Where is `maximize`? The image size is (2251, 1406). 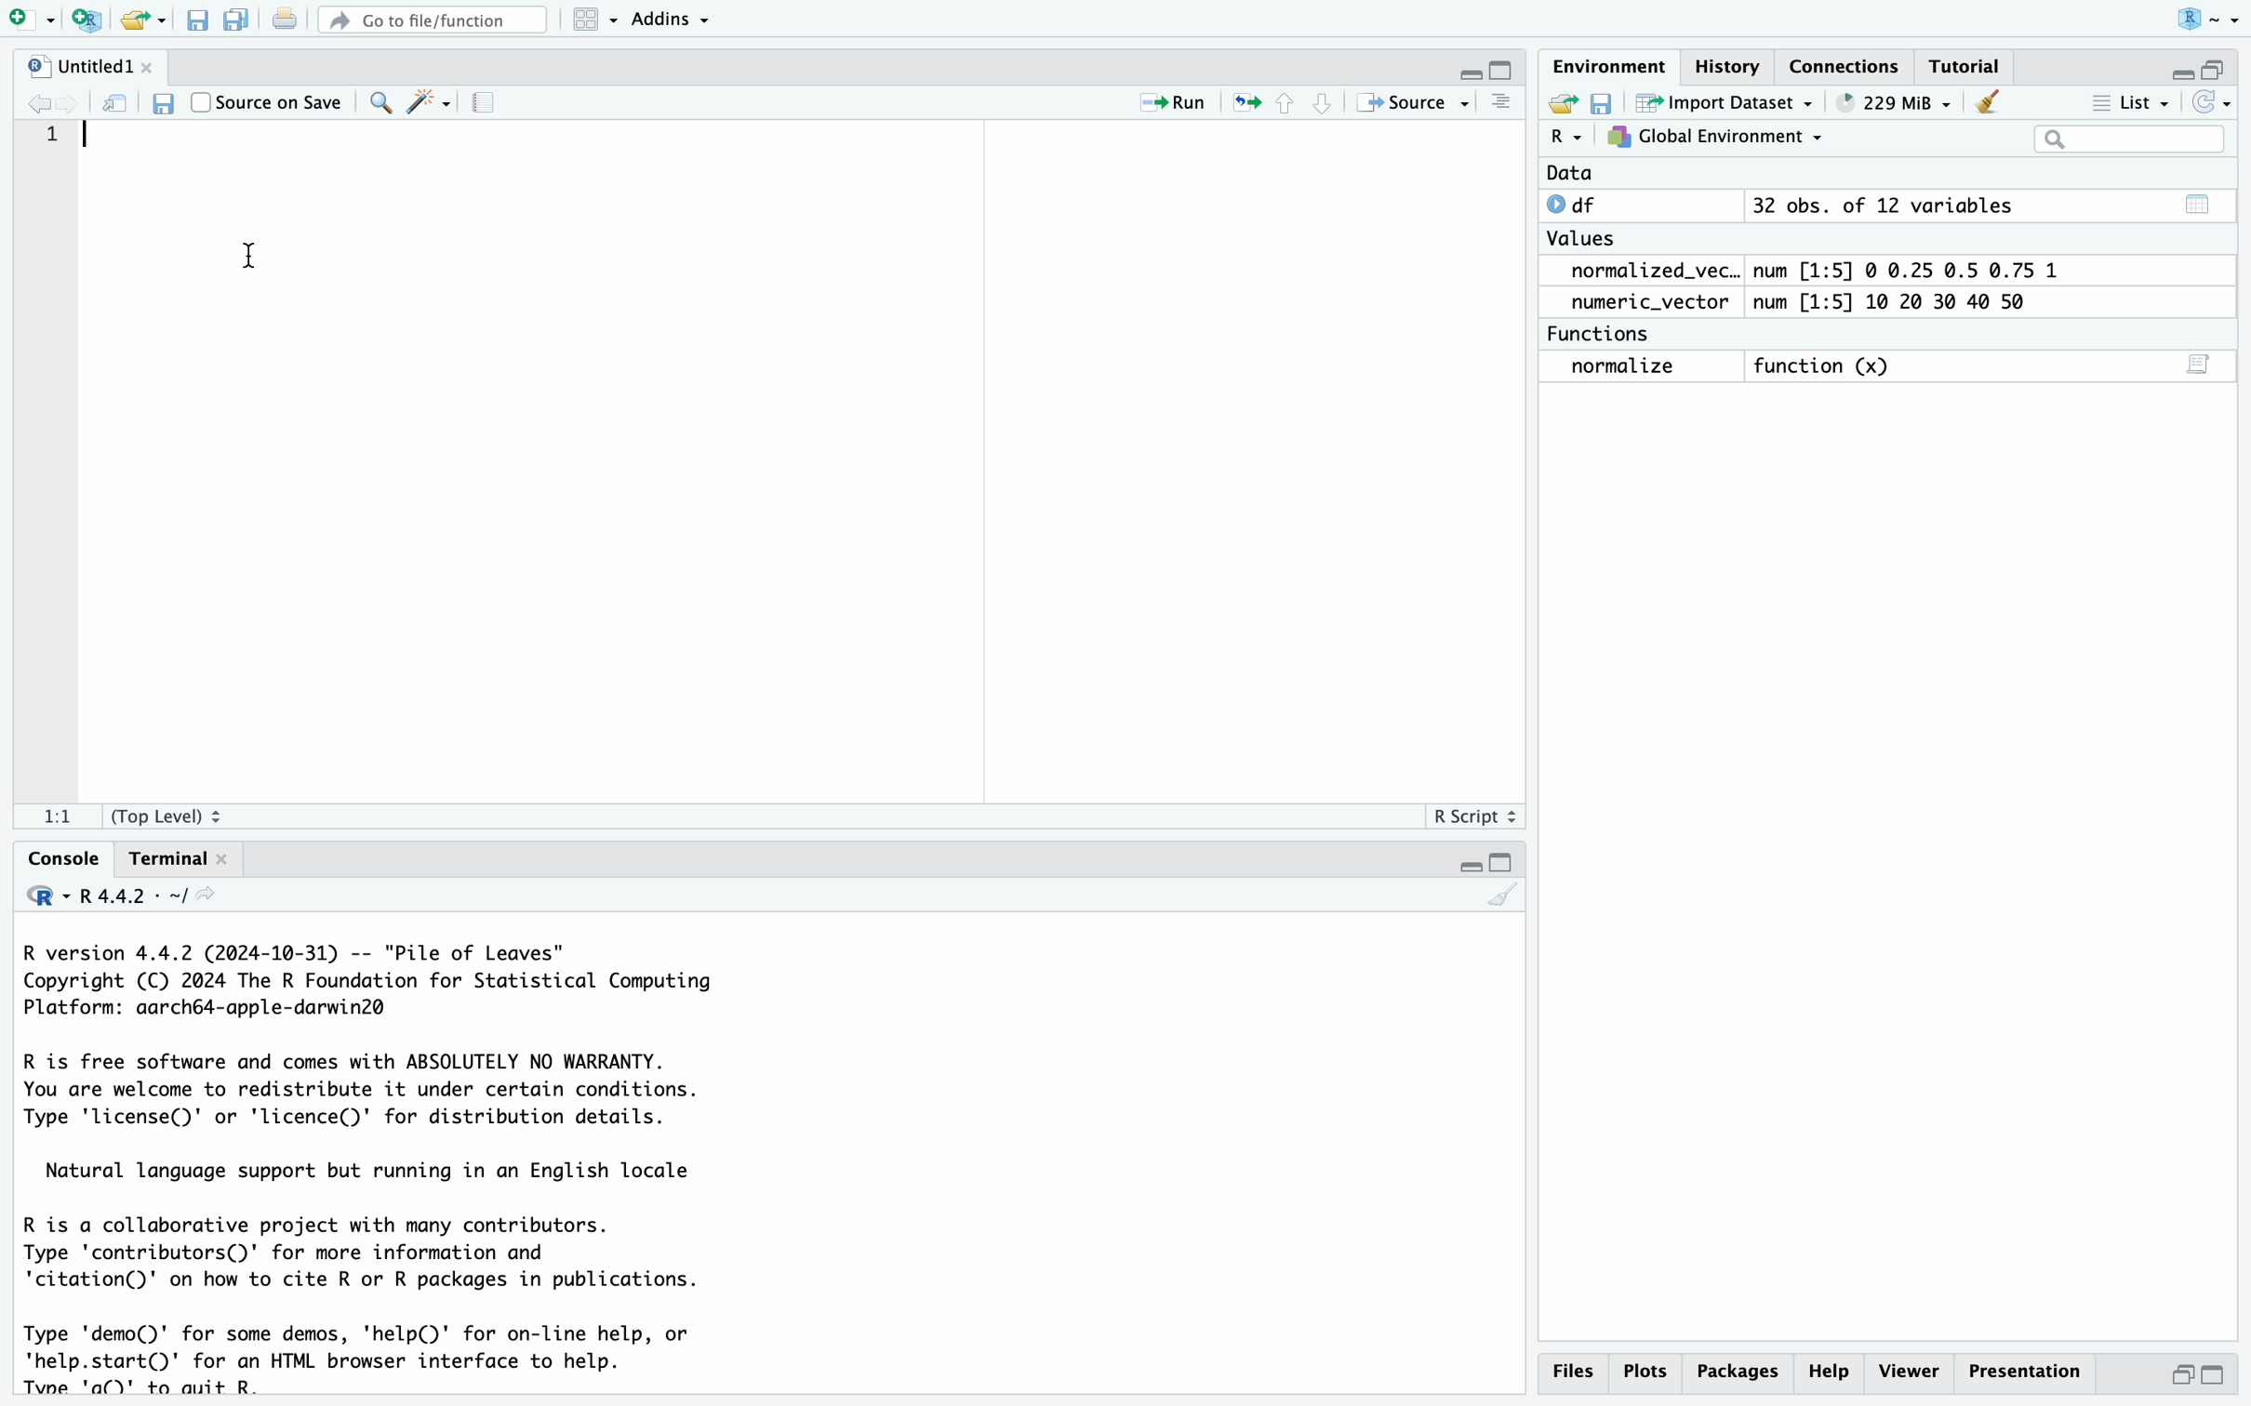
maximize is located at coordinates (2216, 1375).